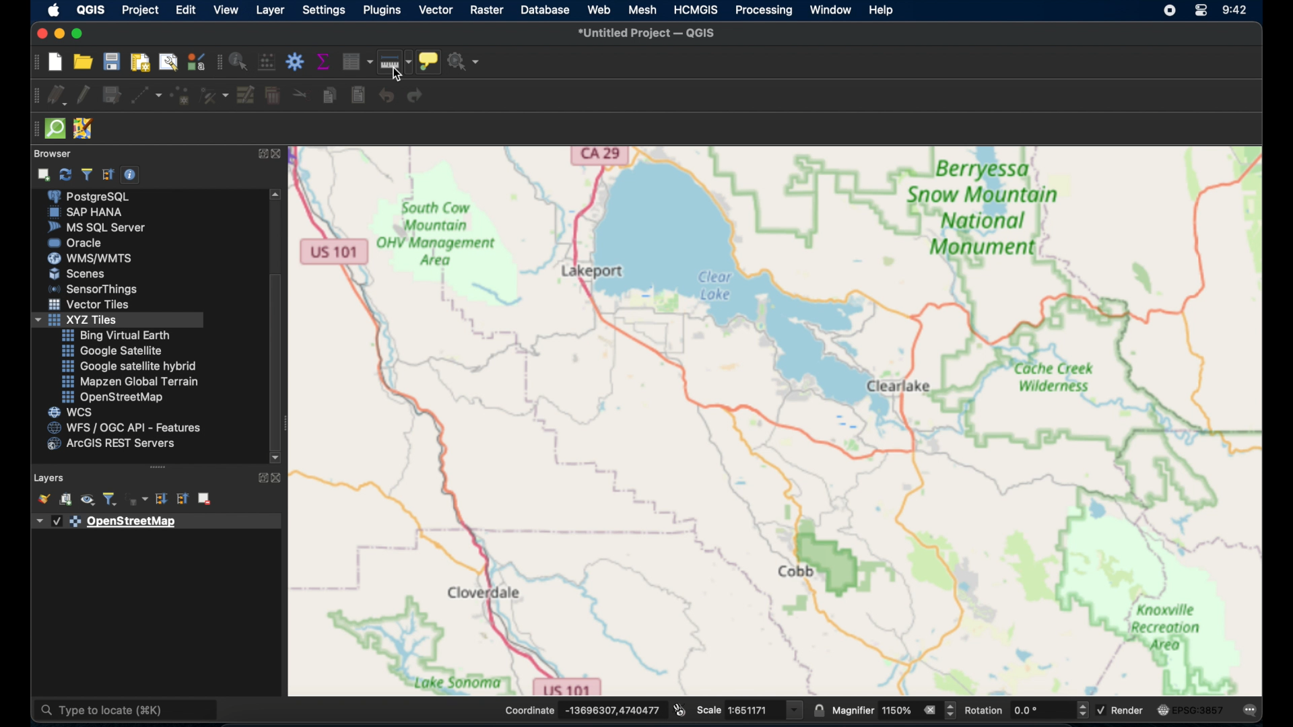 This screenshot has width=1293, height=727. What do you see at coordinates (114, 446) in the screenshot?
I see `arcGIS rest servers` at bounding box center [114, 446].